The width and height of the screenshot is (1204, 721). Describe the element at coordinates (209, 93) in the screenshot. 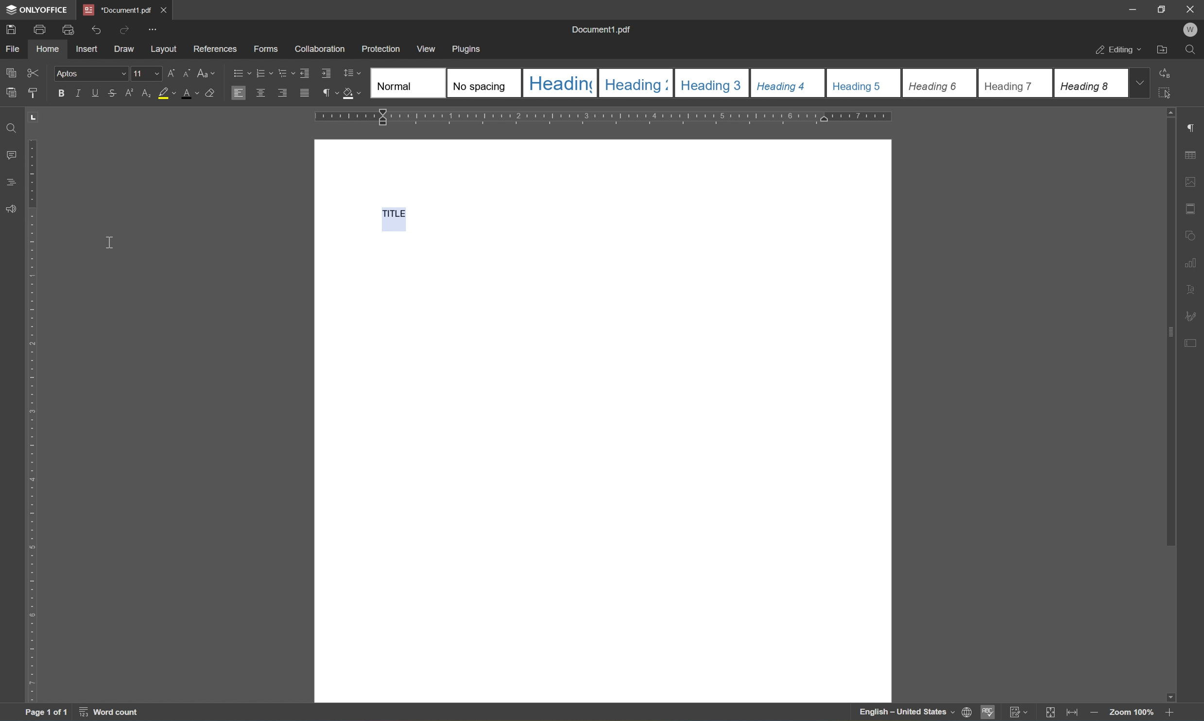

I see `clear style` at that location.